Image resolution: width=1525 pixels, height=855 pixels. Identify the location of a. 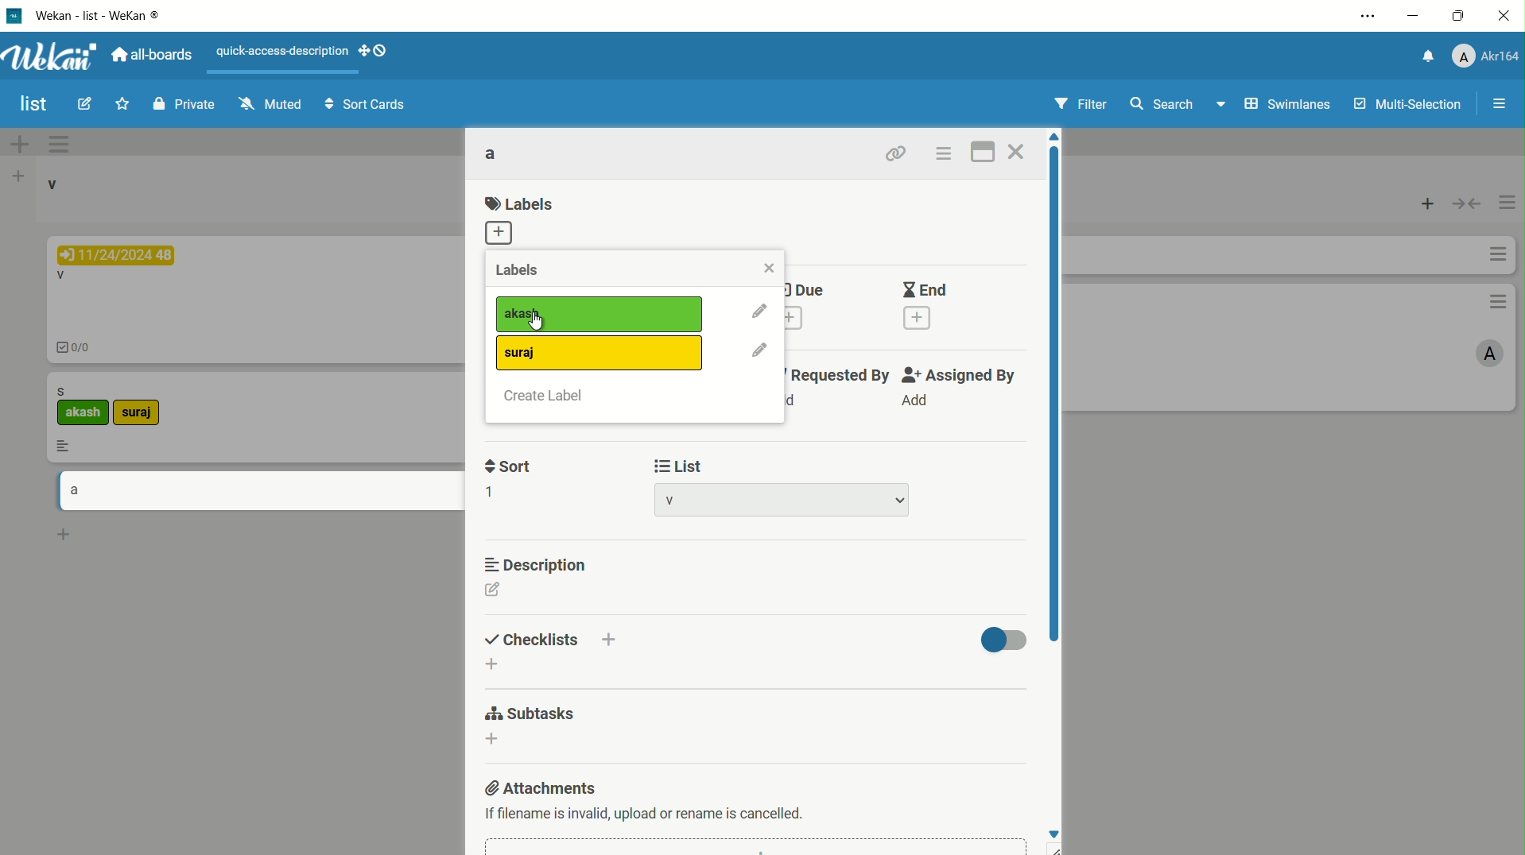
(74, 488).